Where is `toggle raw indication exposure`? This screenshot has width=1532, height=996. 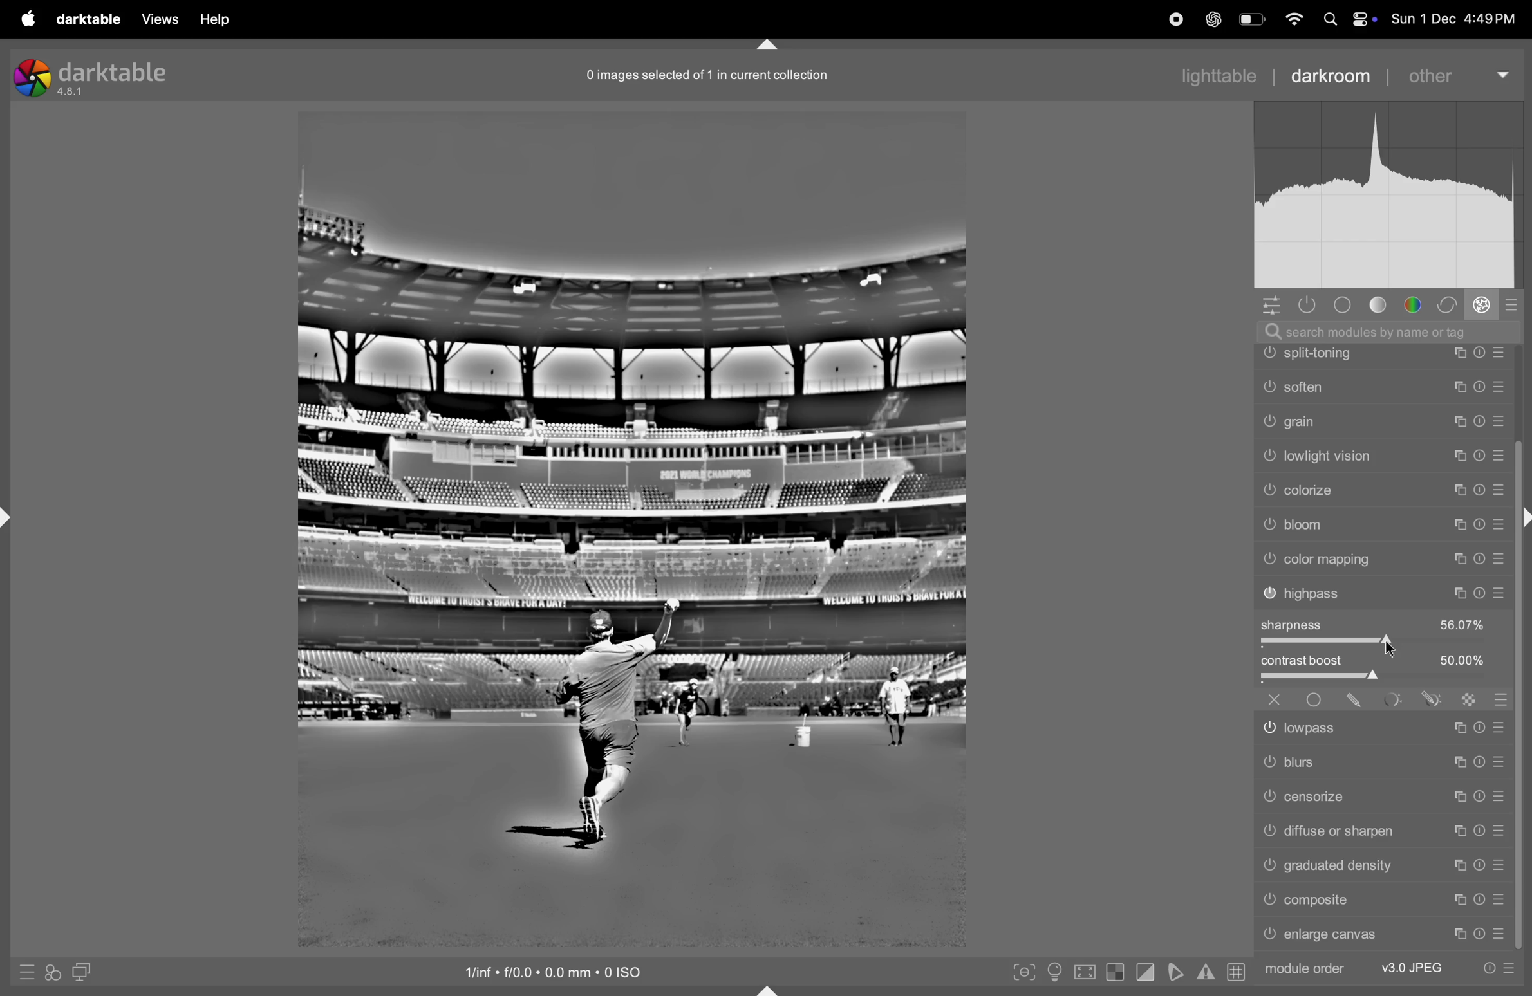 toggle raw indication exposure is located at coordinates (1114, 974).